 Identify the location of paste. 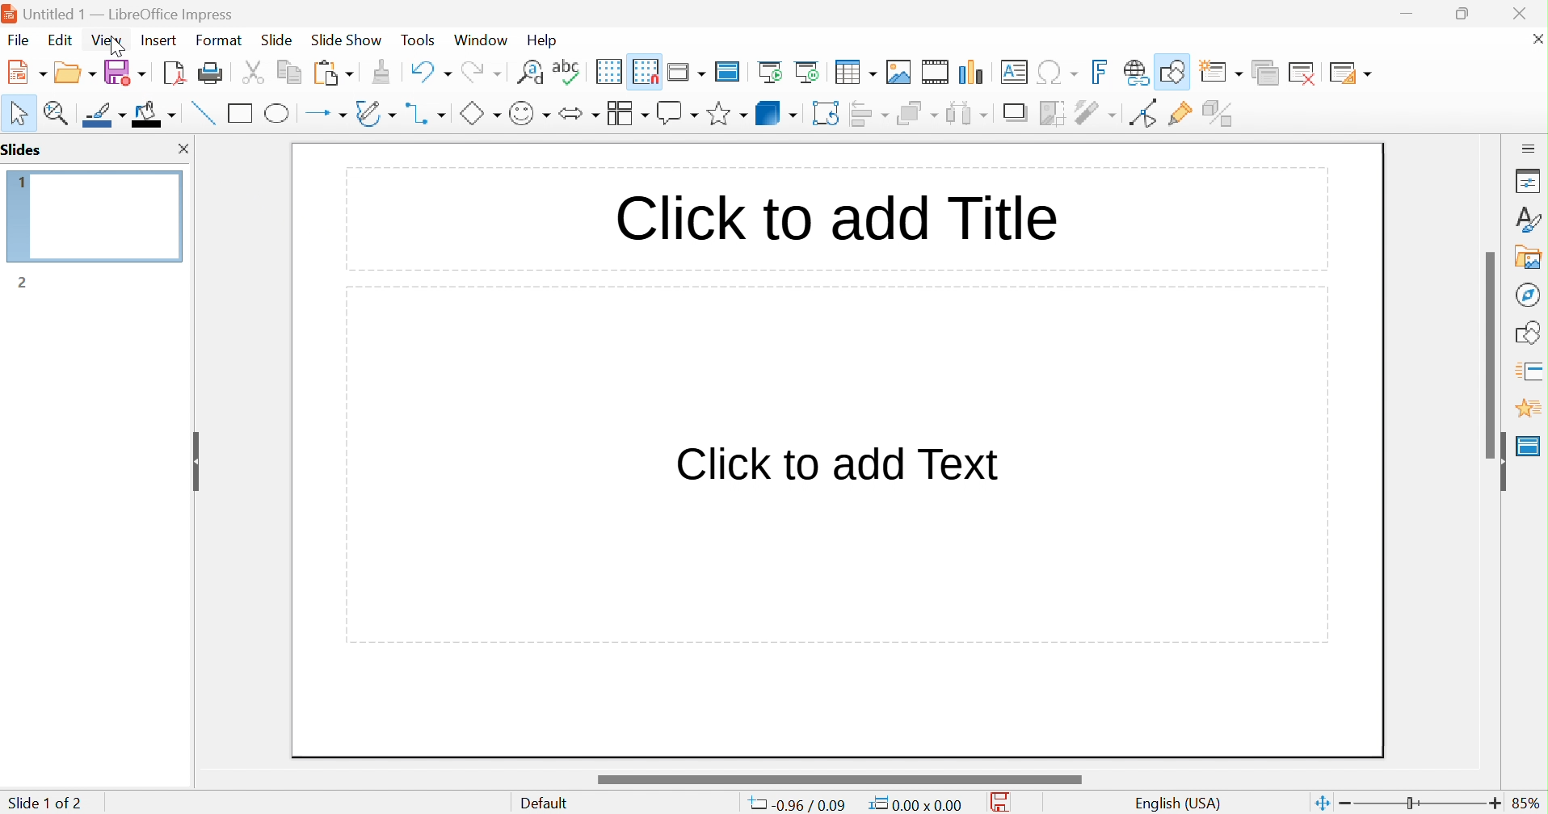
(334, 71).